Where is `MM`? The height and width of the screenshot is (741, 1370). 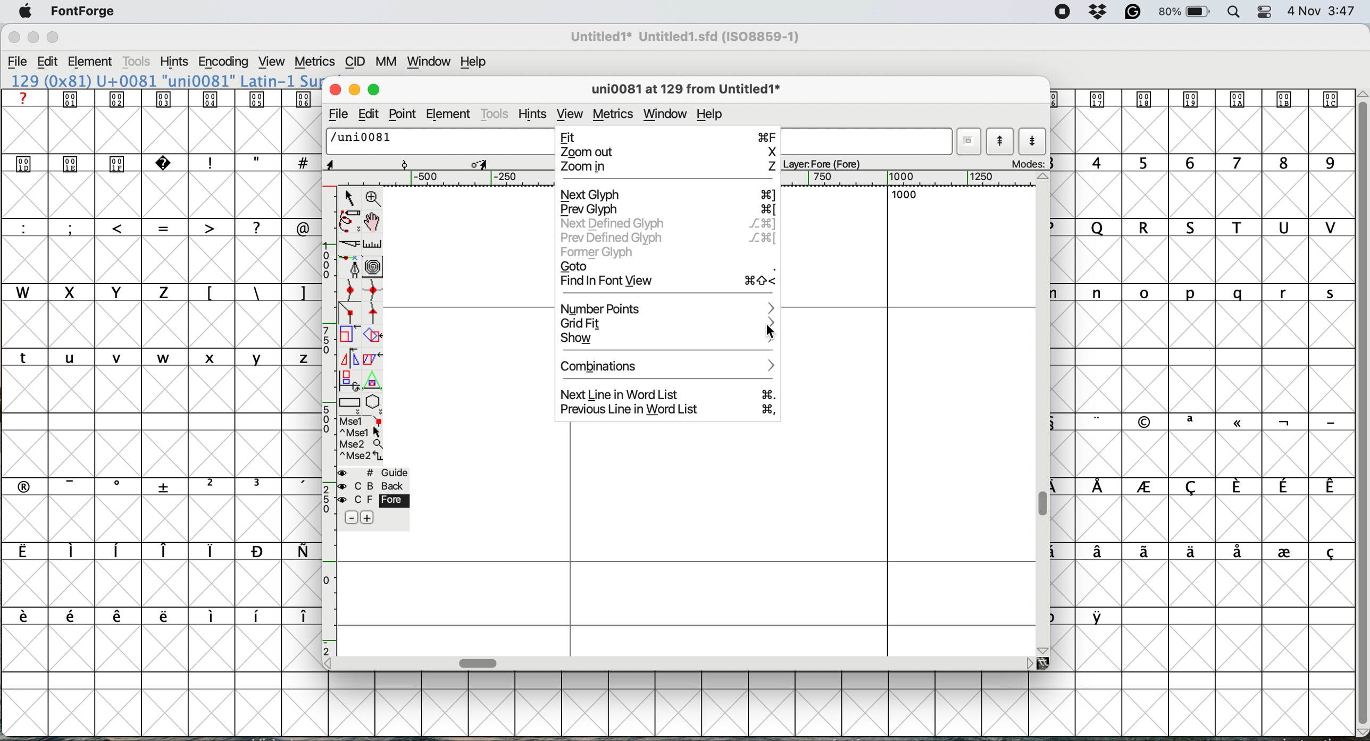 MM is located at coordinates (387, 62).